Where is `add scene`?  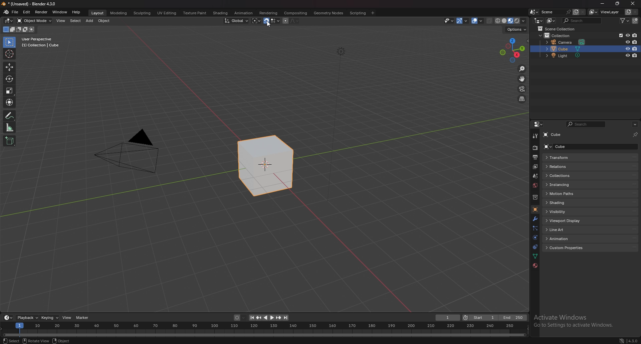
add scene is located at coordinates (576, 12).